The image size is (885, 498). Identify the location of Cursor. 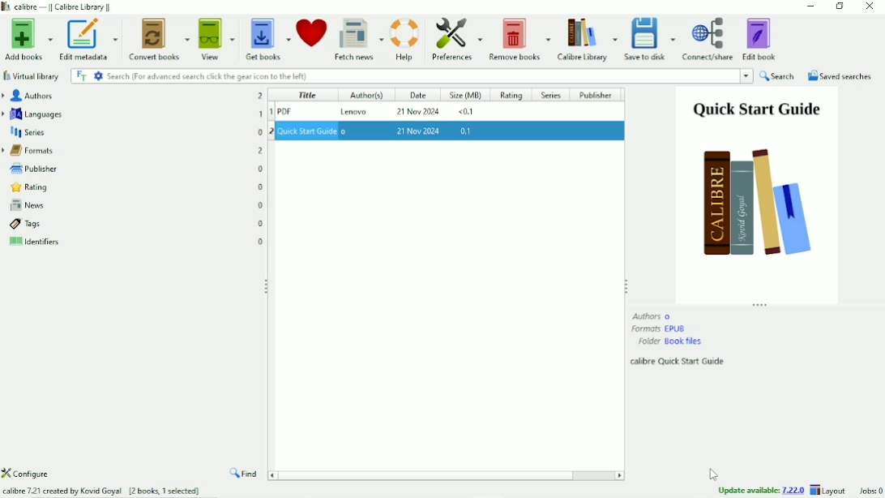
(716, 474).